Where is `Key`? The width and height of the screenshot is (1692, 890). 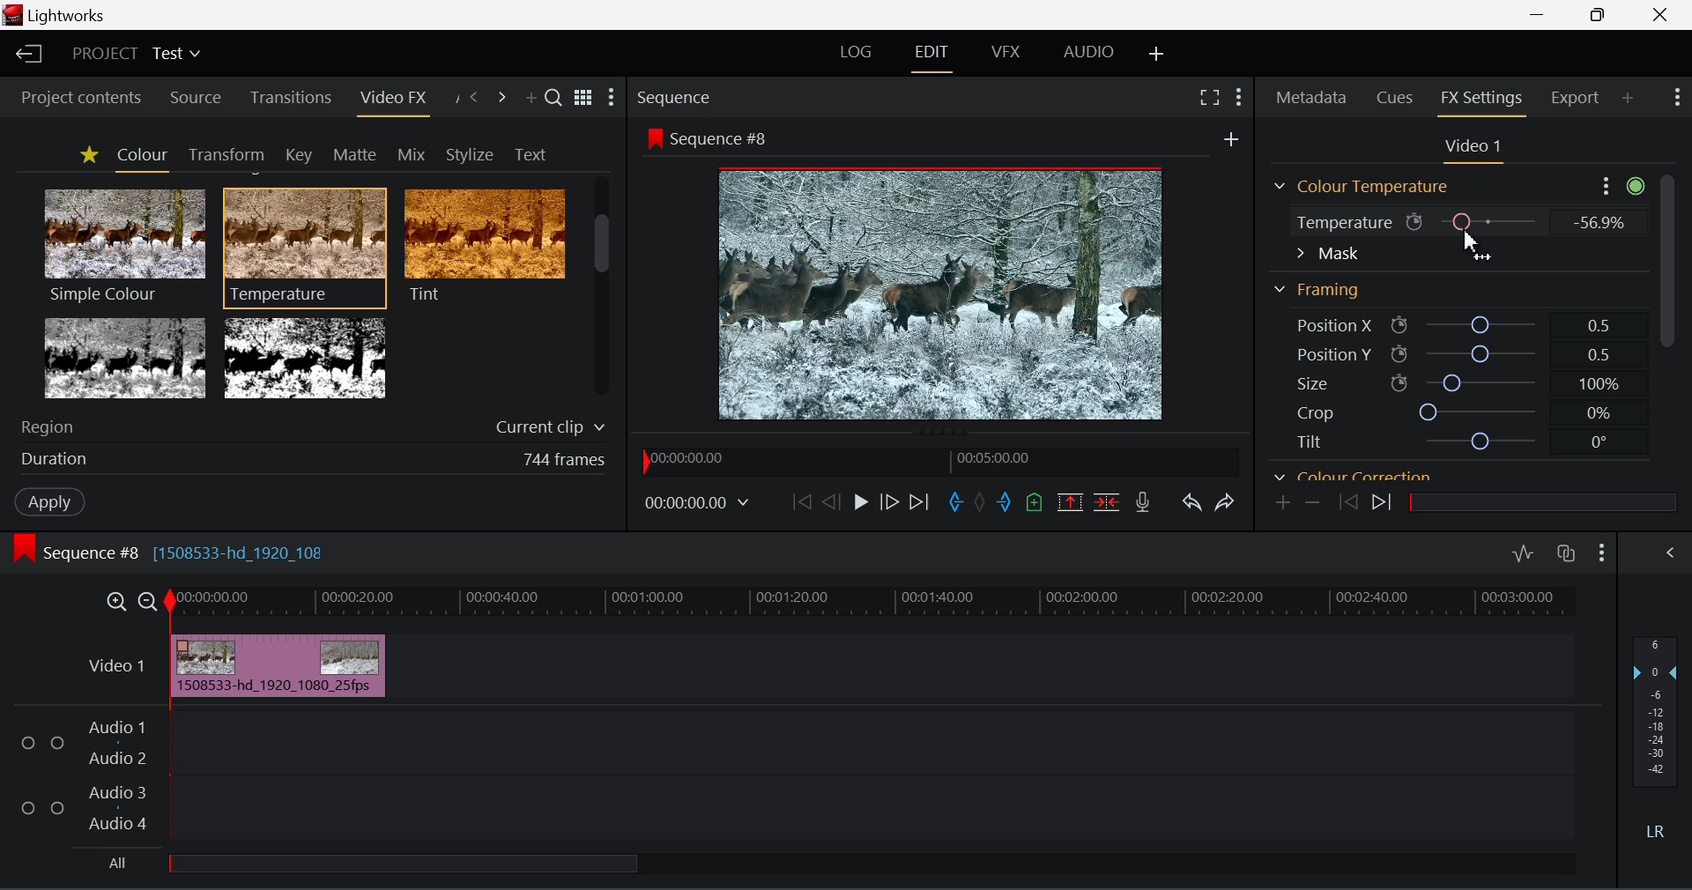 Key is located at coordinates (298, 154).